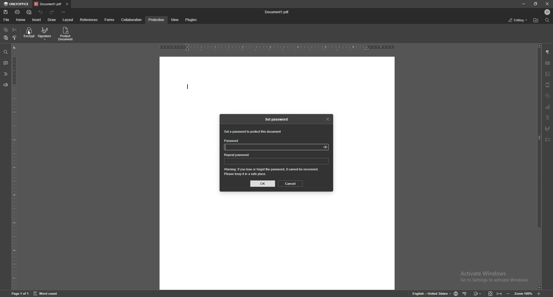 The image size is (553, 297). Describe the element at coordinates (157, 20) in the screenshot. I see `protection` at that location.